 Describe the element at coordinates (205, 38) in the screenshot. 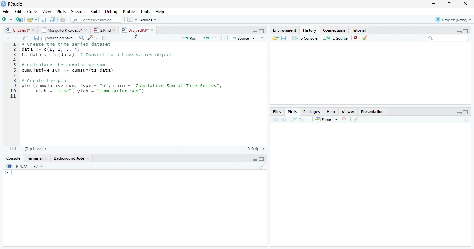

I see `Files` at that location.